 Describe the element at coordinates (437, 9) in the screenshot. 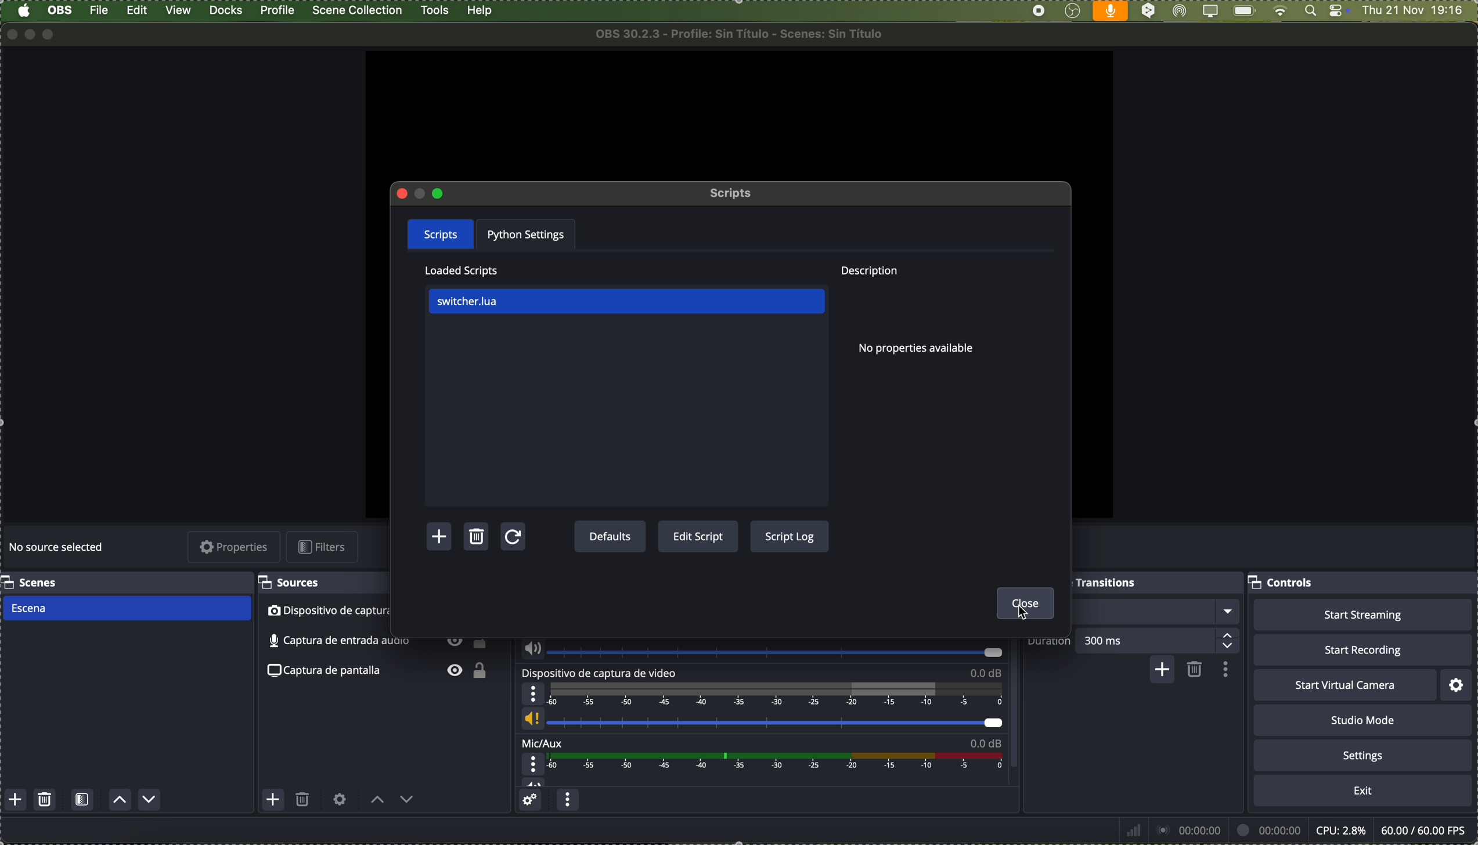

I see `click on tools` at that location.